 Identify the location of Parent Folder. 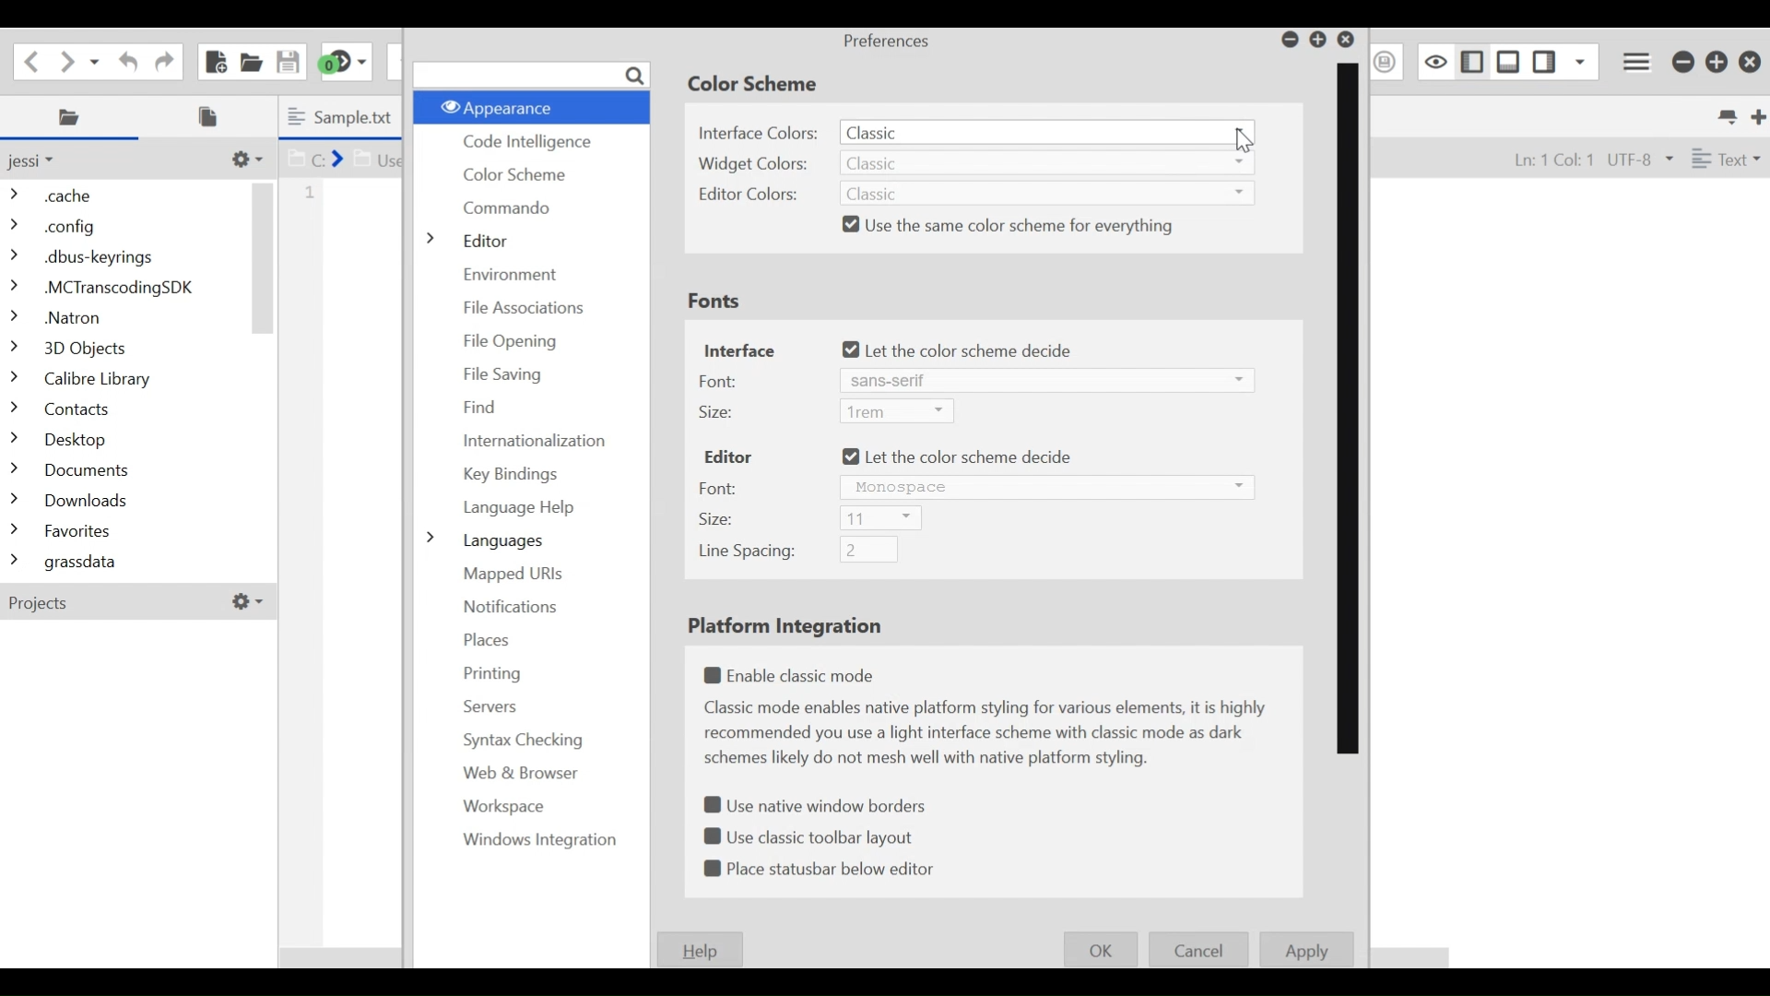
(41, 160).